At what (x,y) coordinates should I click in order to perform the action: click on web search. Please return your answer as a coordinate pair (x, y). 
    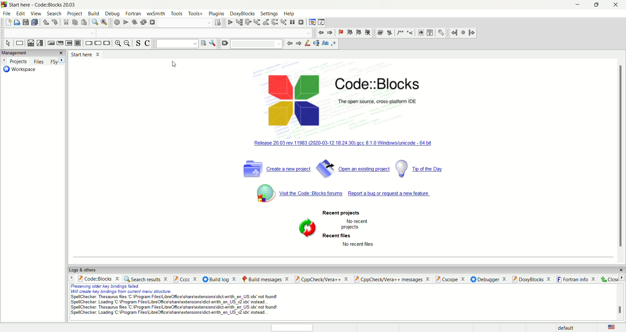
    Looking at the image, I should click on (421, 34).